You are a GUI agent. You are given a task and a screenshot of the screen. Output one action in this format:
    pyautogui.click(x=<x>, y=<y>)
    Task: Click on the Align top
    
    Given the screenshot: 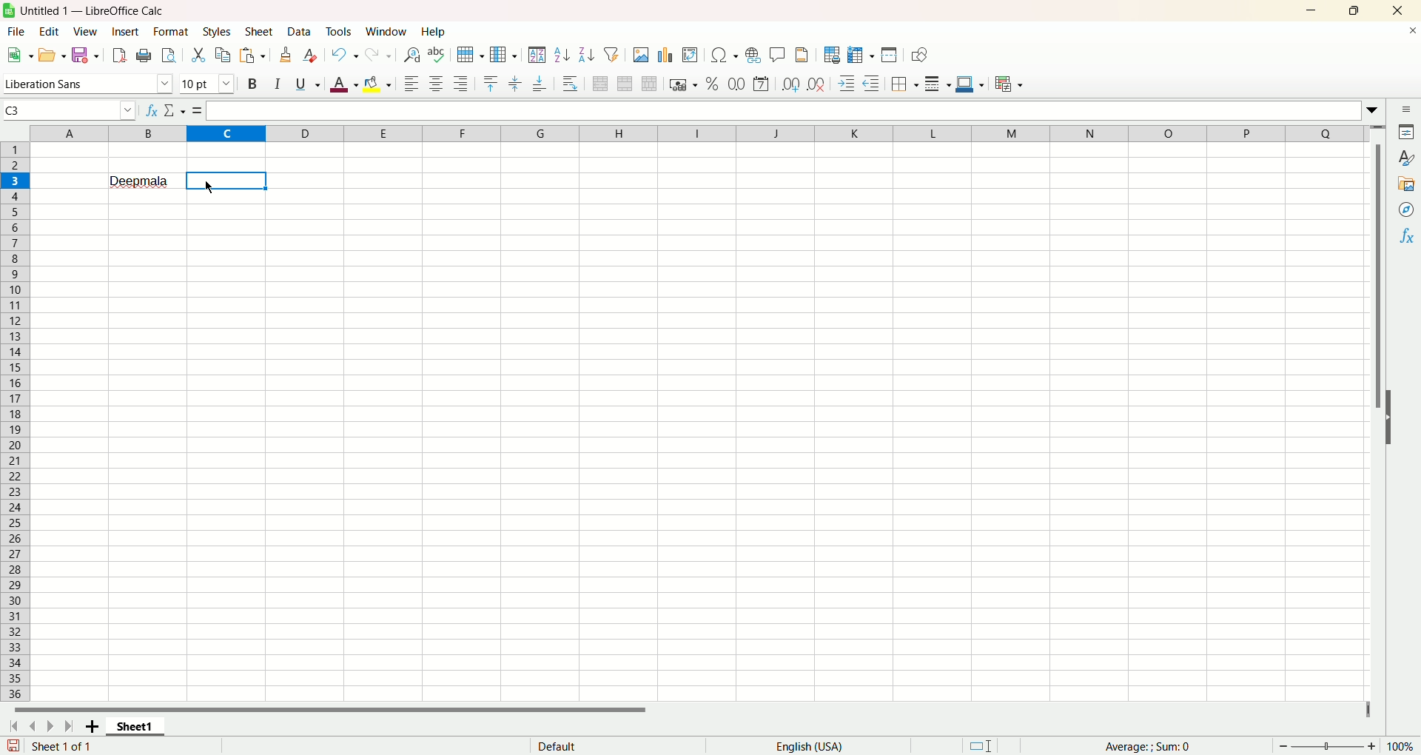 What is the action you would take?
    pyautogui.click(x=489, y=84)
    